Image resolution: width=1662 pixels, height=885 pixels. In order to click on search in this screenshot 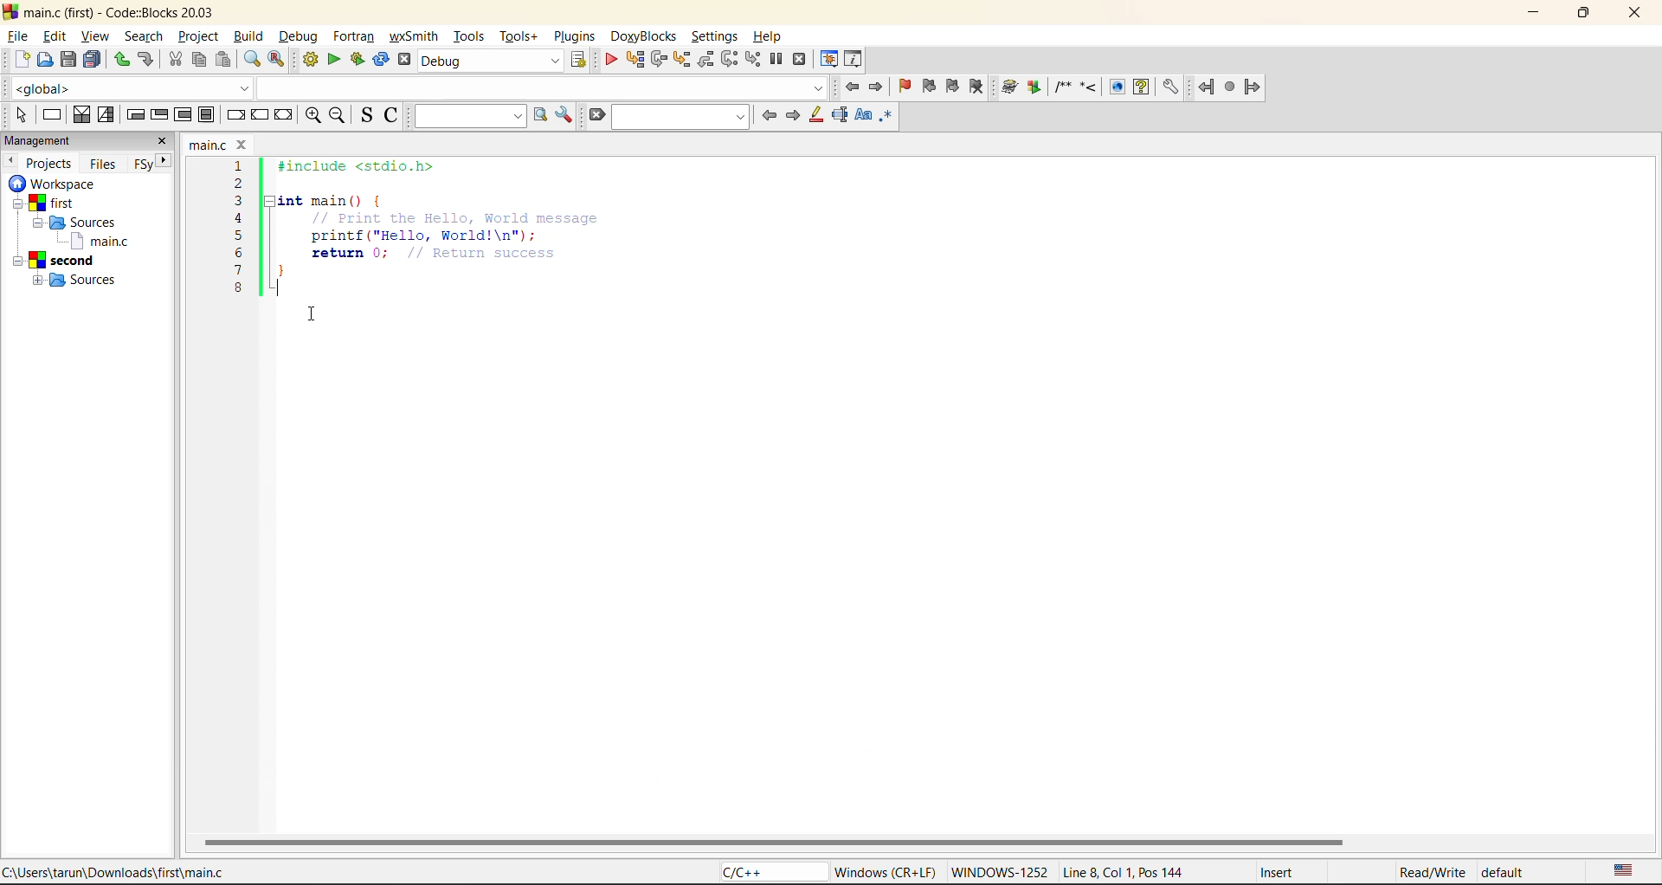, I will do `click(145, 36)`.